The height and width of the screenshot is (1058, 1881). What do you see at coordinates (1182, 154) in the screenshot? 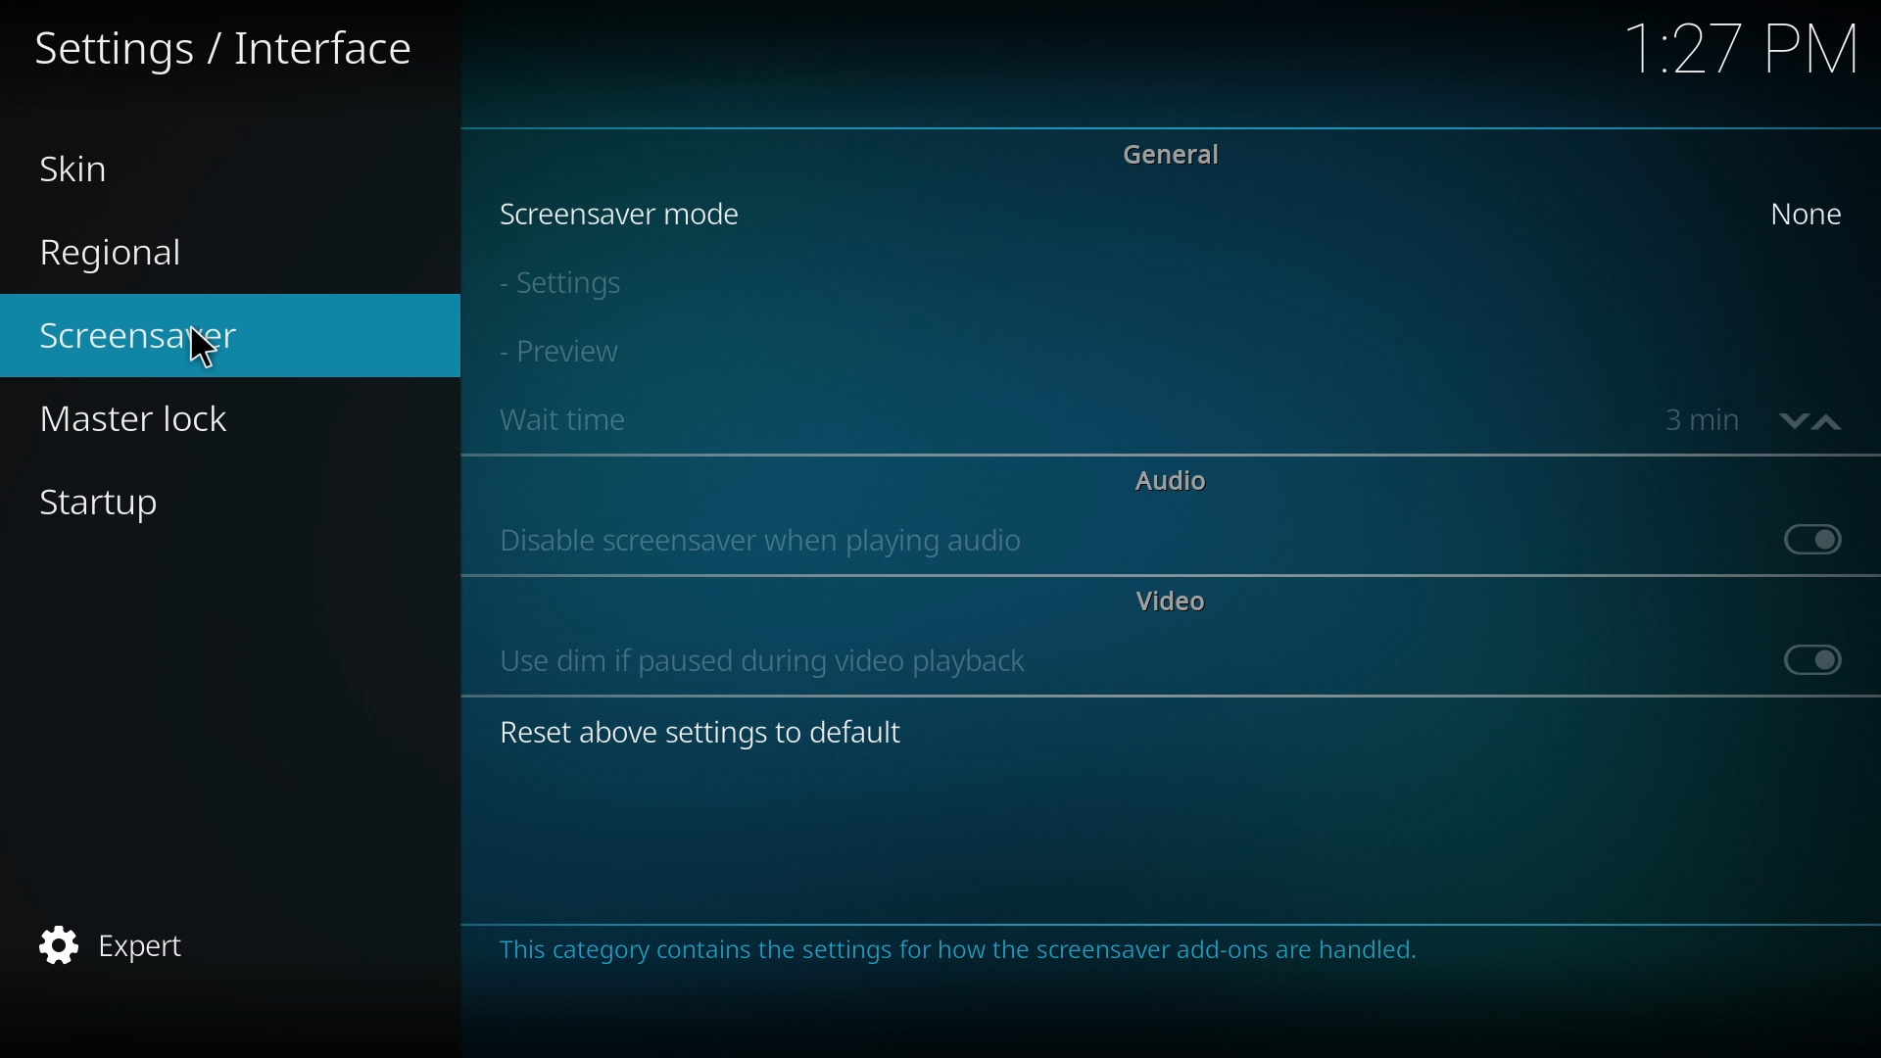
I see `general` at bounding box center [1182, 154].